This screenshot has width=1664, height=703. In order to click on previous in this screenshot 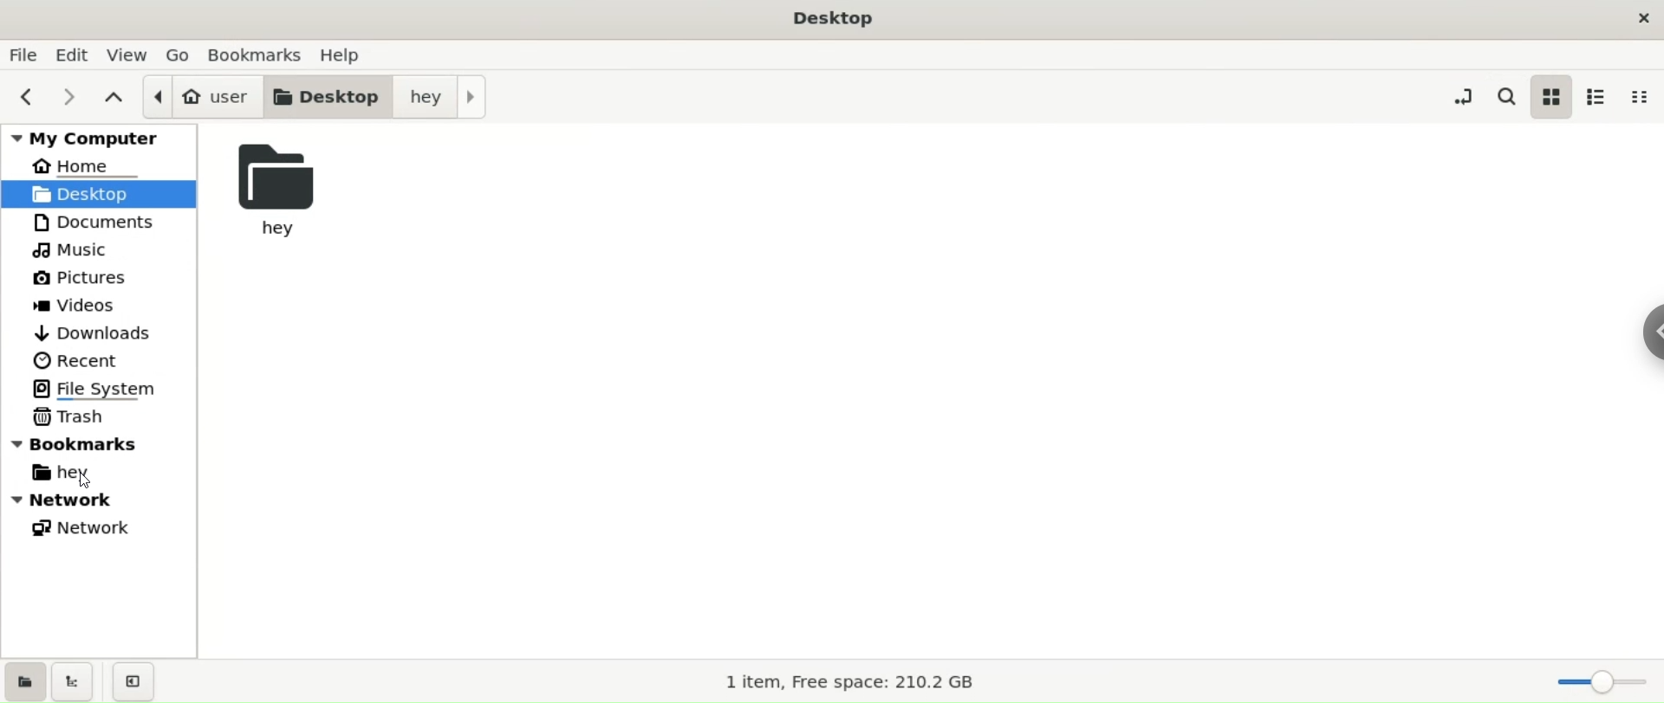, I will do `click(24, 97)`.